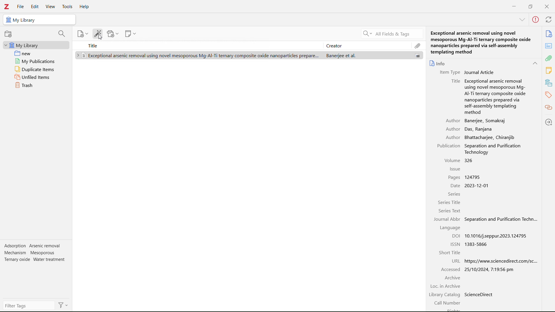 This screenshot has width=555, height=312. Describe the element at coordinates (549, 94) in the screenshot. I see `tags` at that location.